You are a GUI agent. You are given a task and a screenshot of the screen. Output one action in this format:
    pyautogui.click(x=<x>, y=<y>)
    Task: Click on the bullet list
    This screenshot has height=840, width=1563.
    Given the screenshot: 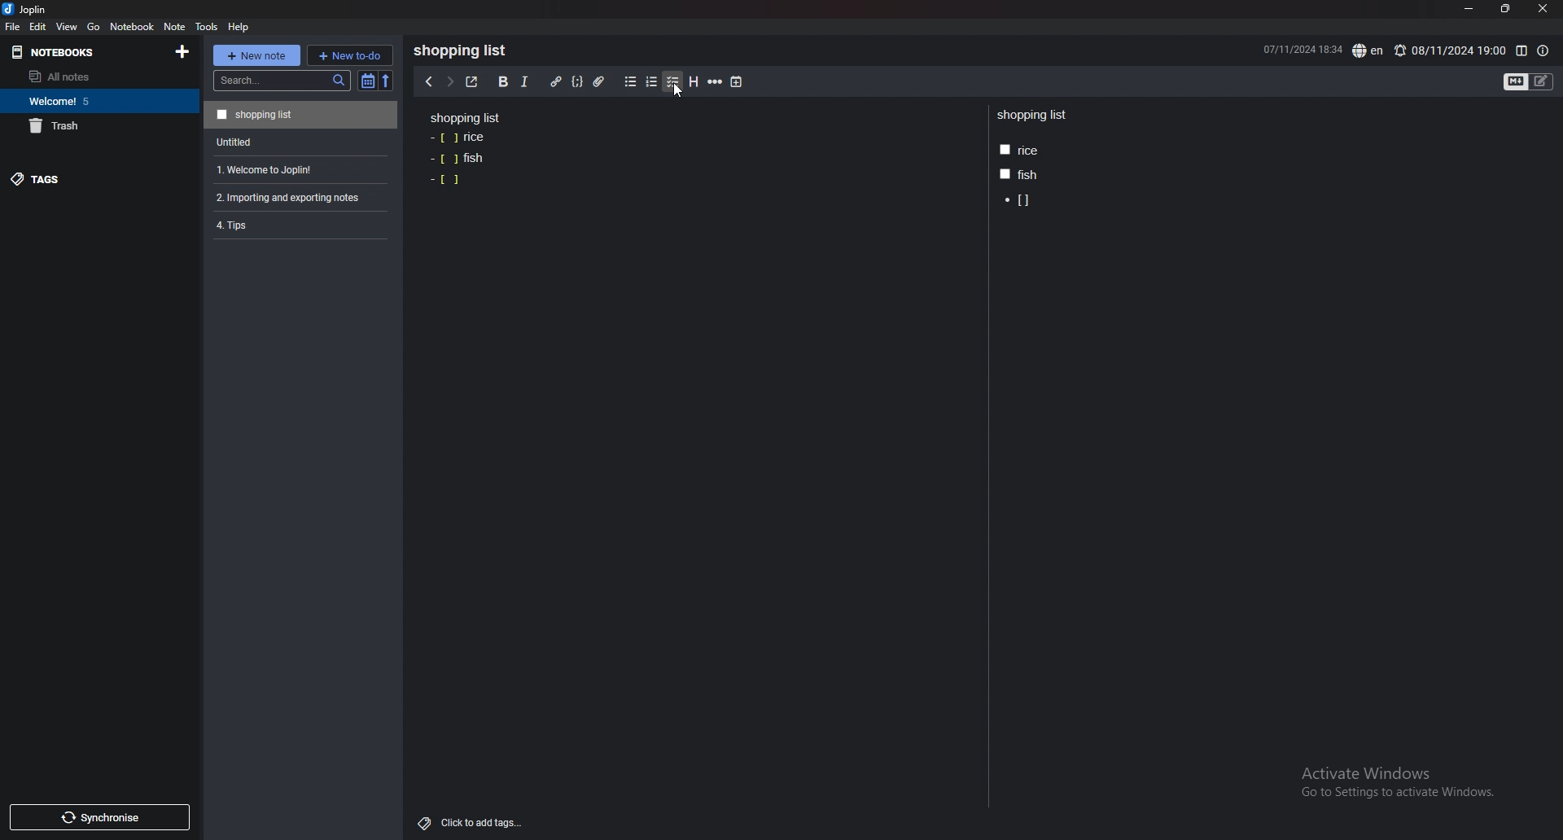 What is the action you would take?
    pyautogui.click(x=630, y=82)
    